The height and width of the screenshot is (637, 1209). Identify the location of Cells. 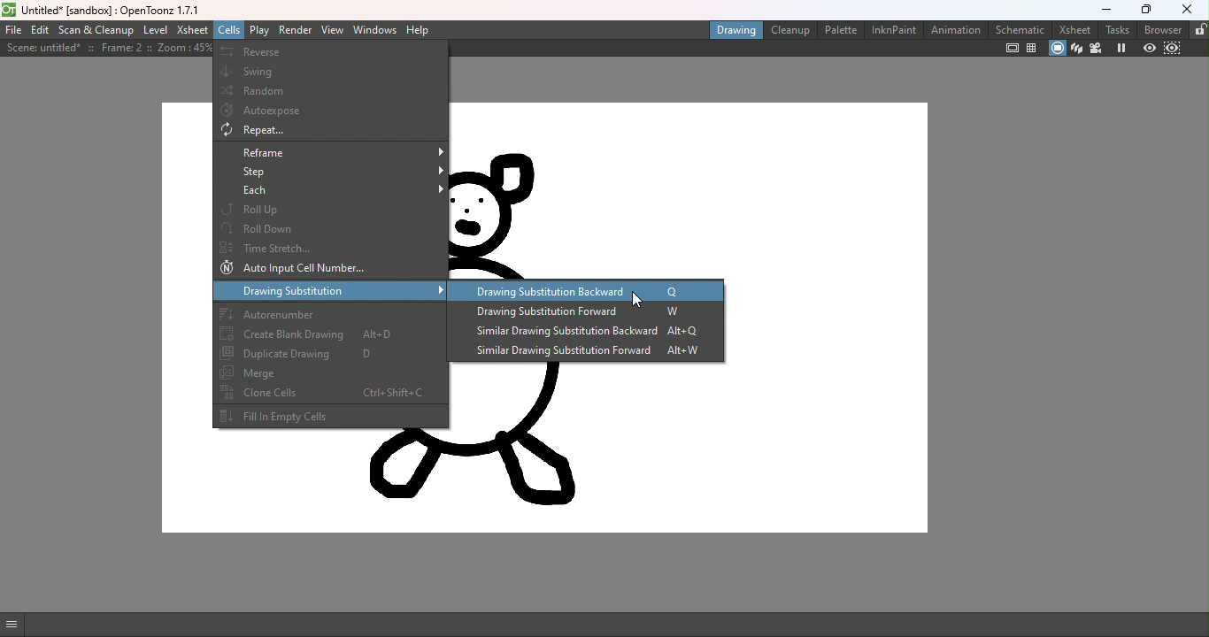
(227, 29).